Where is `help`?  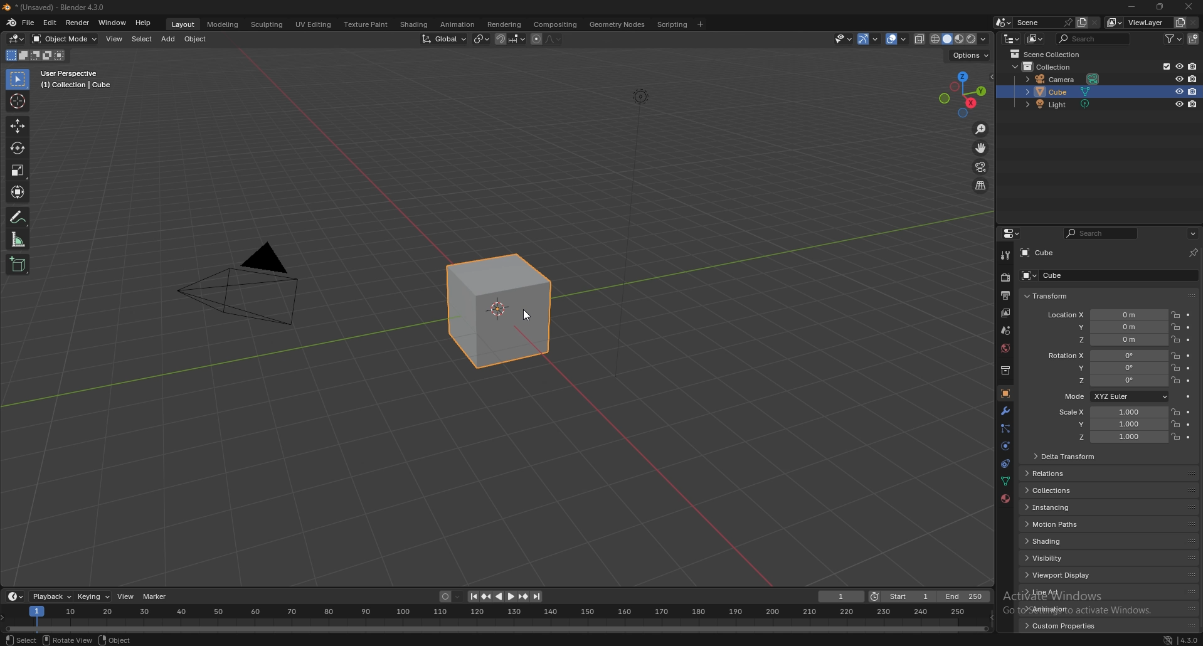
help is located at coordinates (144, 23).